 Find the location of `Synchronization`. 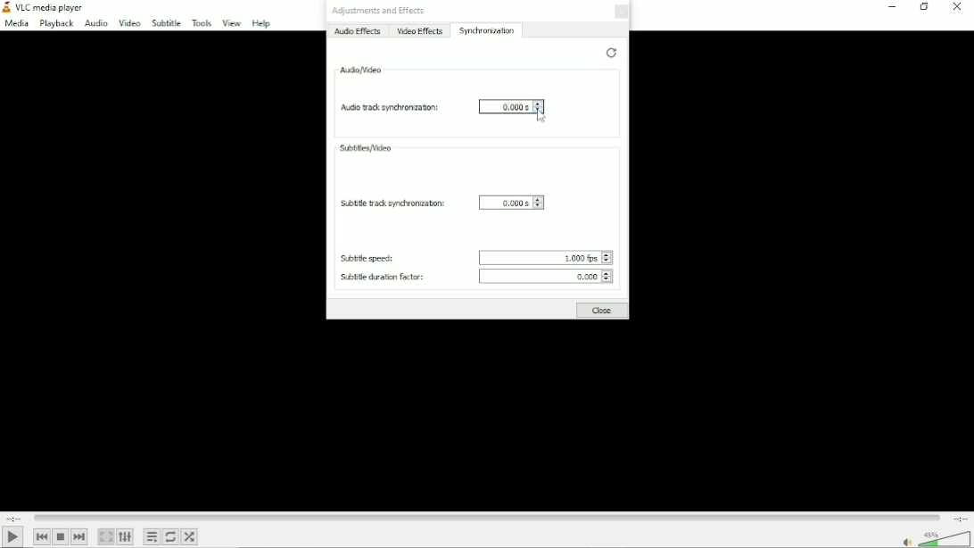

Synchronization is located at coordinates (488, 30).